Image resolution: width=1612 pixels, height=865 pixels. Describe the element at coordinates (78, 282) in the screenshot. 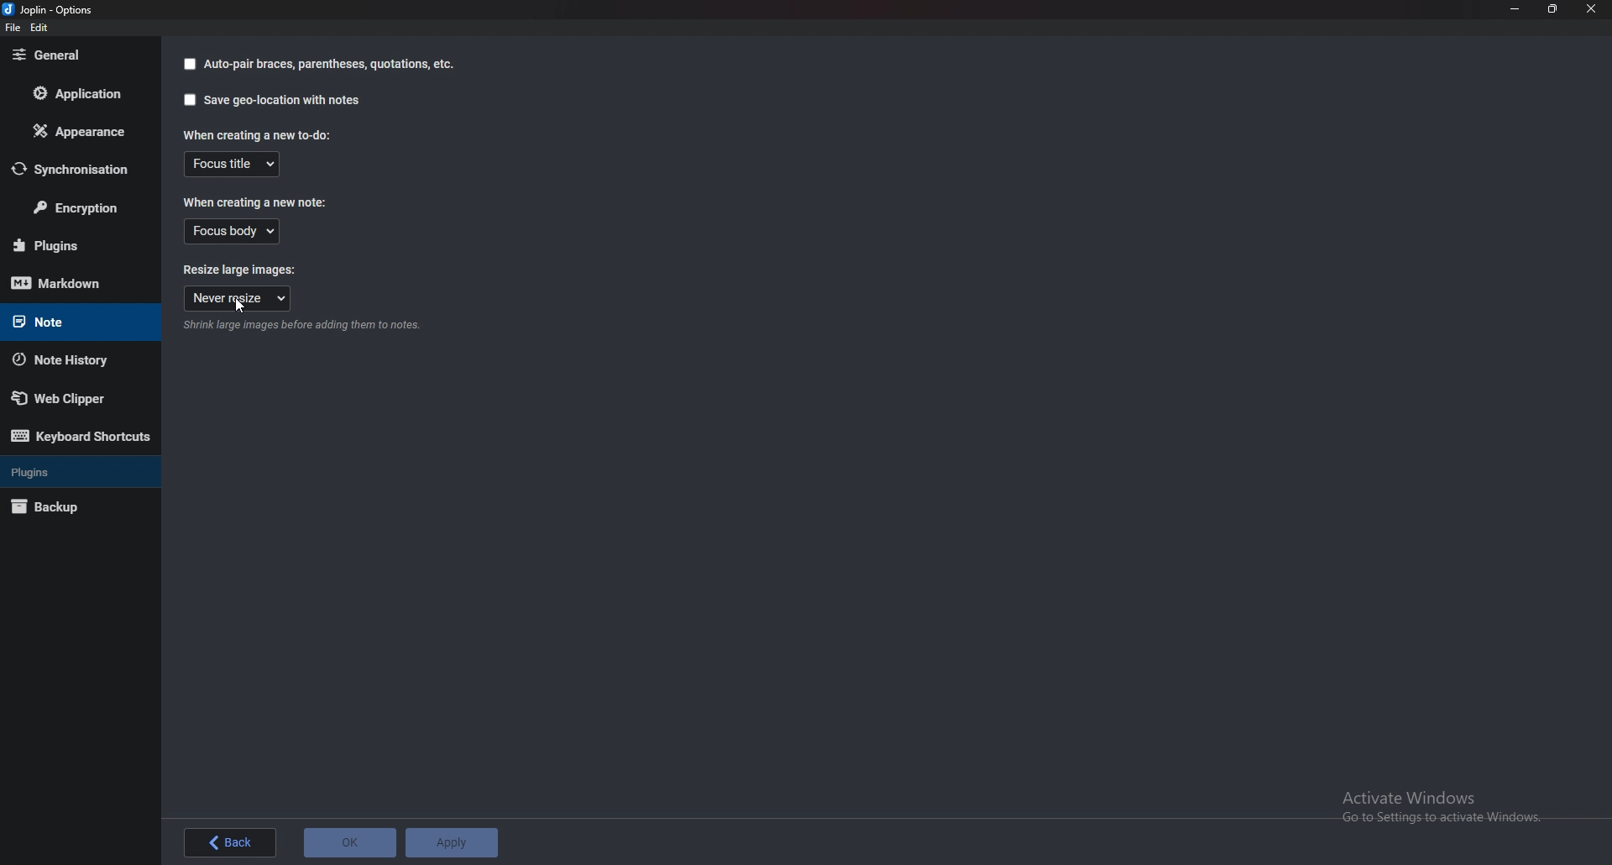

I see `Mark down` at that location.